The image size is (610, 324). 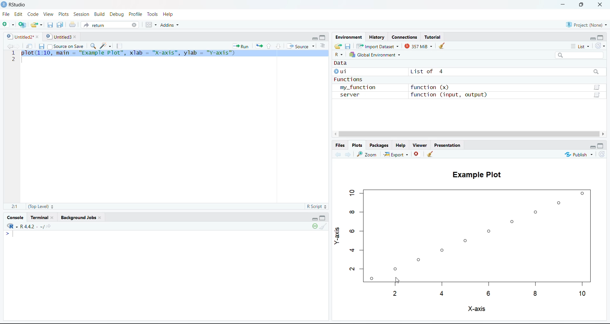 I want to click on Load workspace, so click(x=338, y=46).